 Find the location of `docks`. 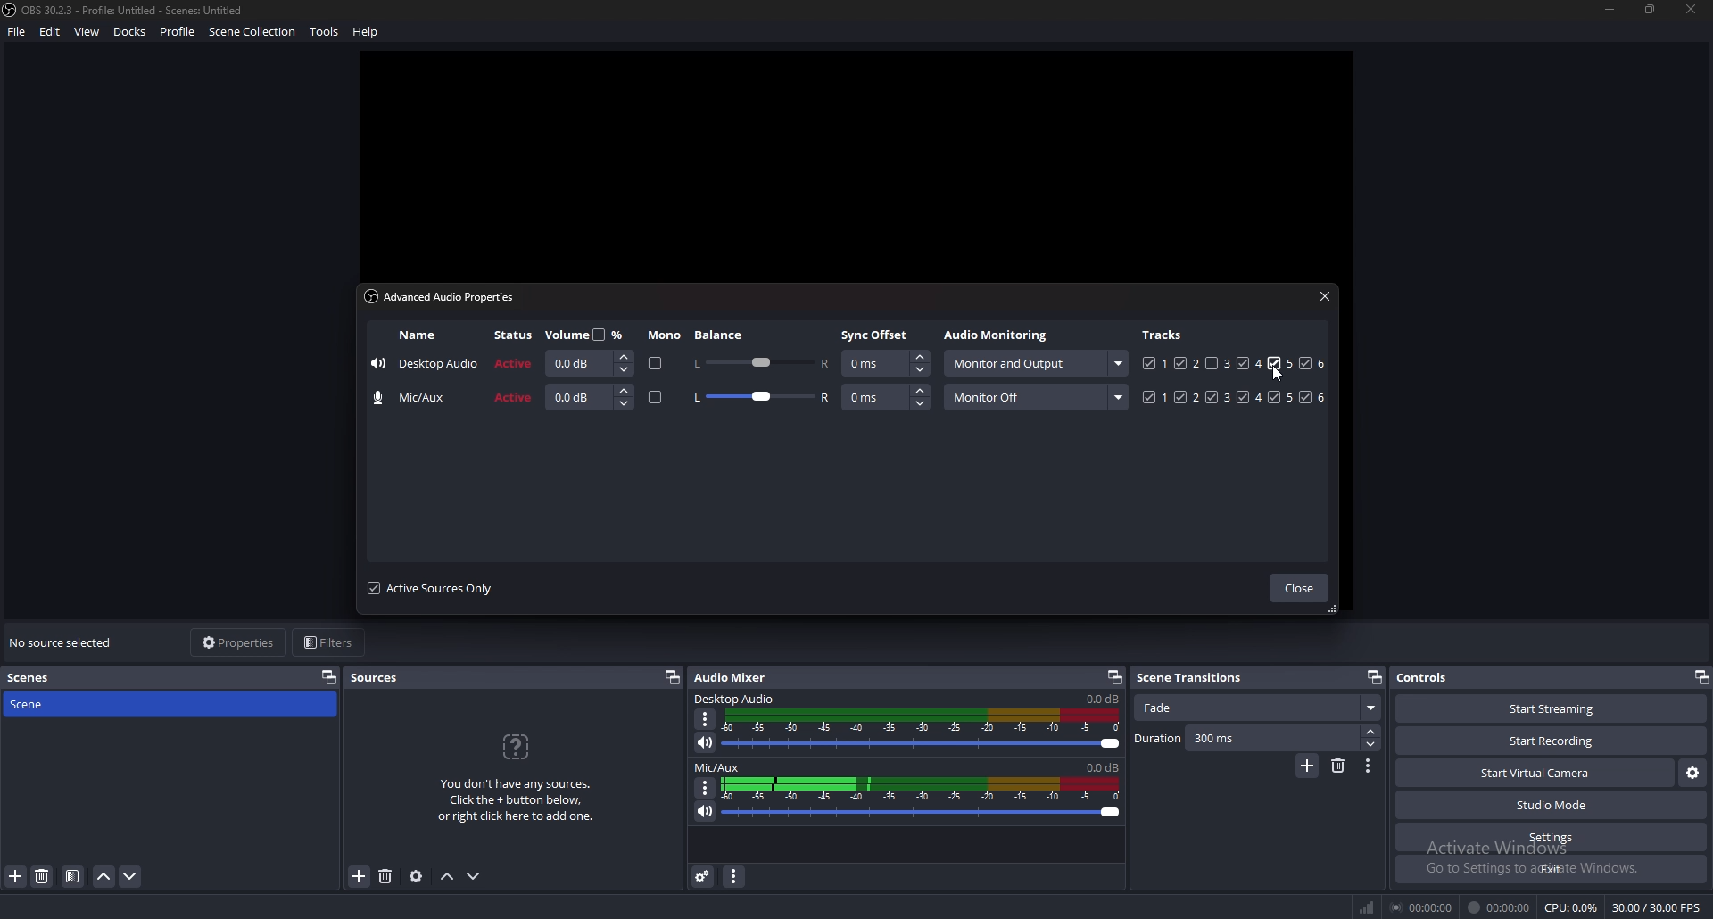

docks is located at coordinates (132, 31).